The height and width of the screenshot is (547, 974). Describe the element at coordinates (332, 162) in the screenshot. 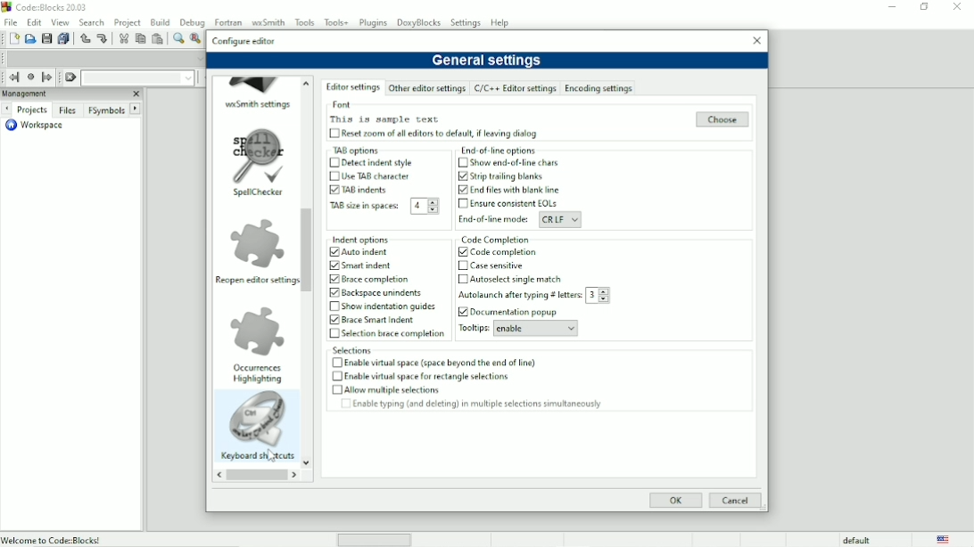

I see `` at that location.